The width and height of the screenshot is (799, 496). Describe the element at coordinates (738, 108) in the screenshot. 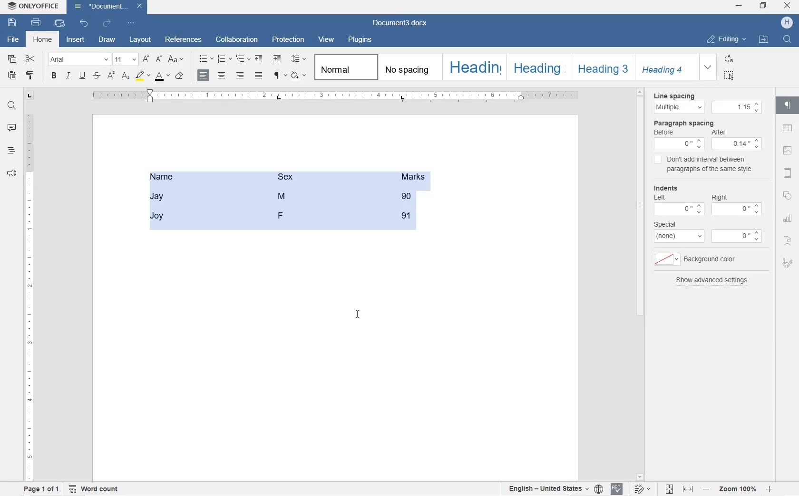

I see `1.15` at that location.